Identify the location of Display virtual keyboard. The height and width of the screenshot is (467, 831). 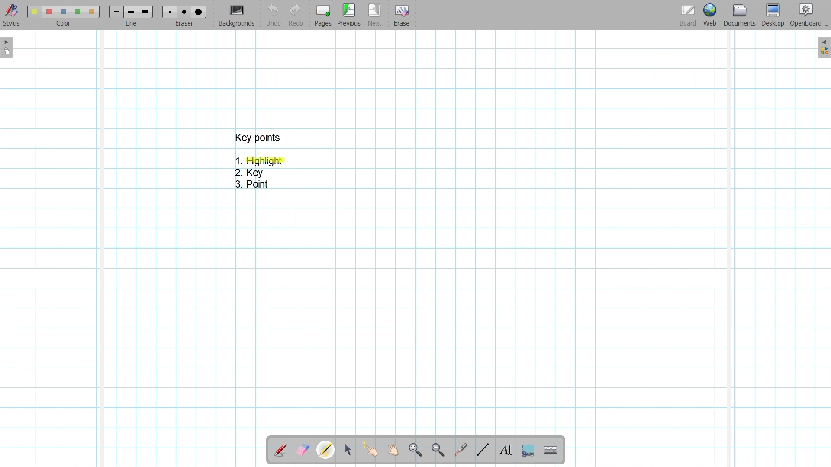
(551, 450).